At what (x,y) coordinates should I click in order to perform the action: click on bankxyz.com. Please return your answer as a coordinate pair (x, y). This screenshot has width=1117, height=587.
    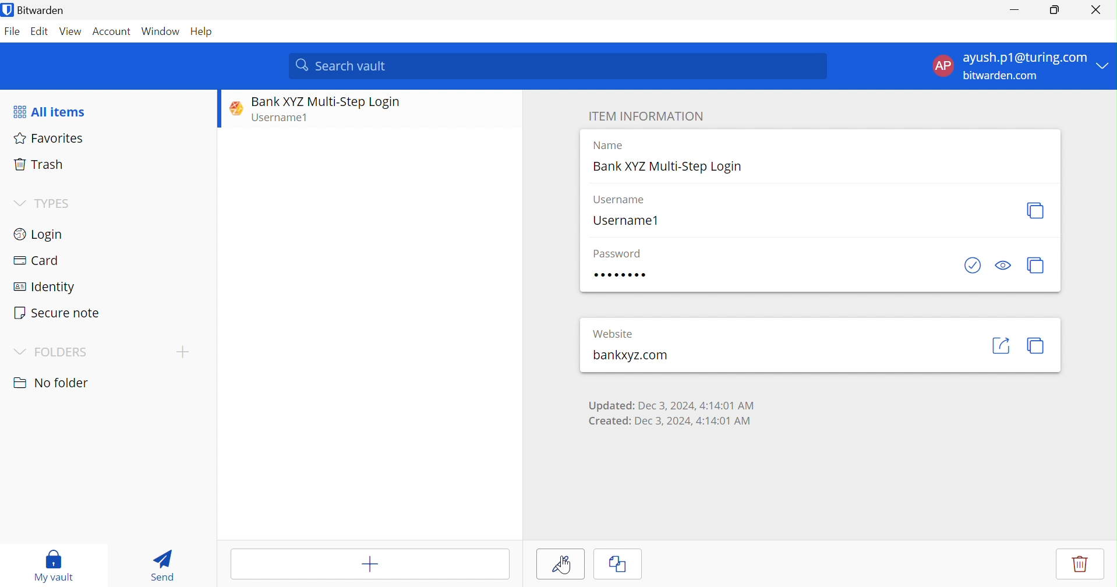
    Looking at the image, I should click on (634, 356).